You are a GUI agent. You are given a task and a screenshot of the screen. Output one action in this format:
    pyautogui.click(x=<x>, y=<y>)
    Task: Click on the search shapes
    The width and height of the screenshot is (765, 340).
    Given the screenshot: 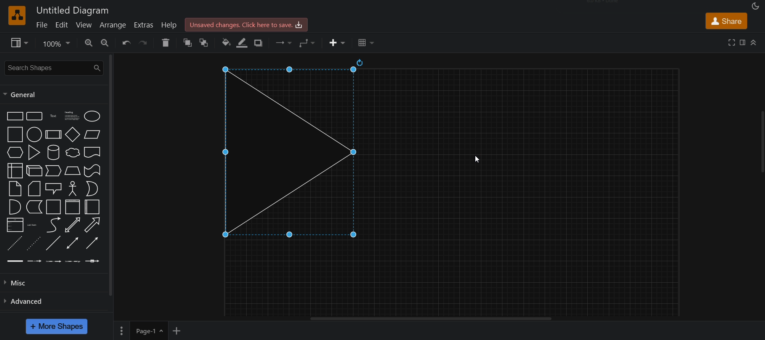 What is the action you would take?
    pyautogui.click(x=53, y=68)
    